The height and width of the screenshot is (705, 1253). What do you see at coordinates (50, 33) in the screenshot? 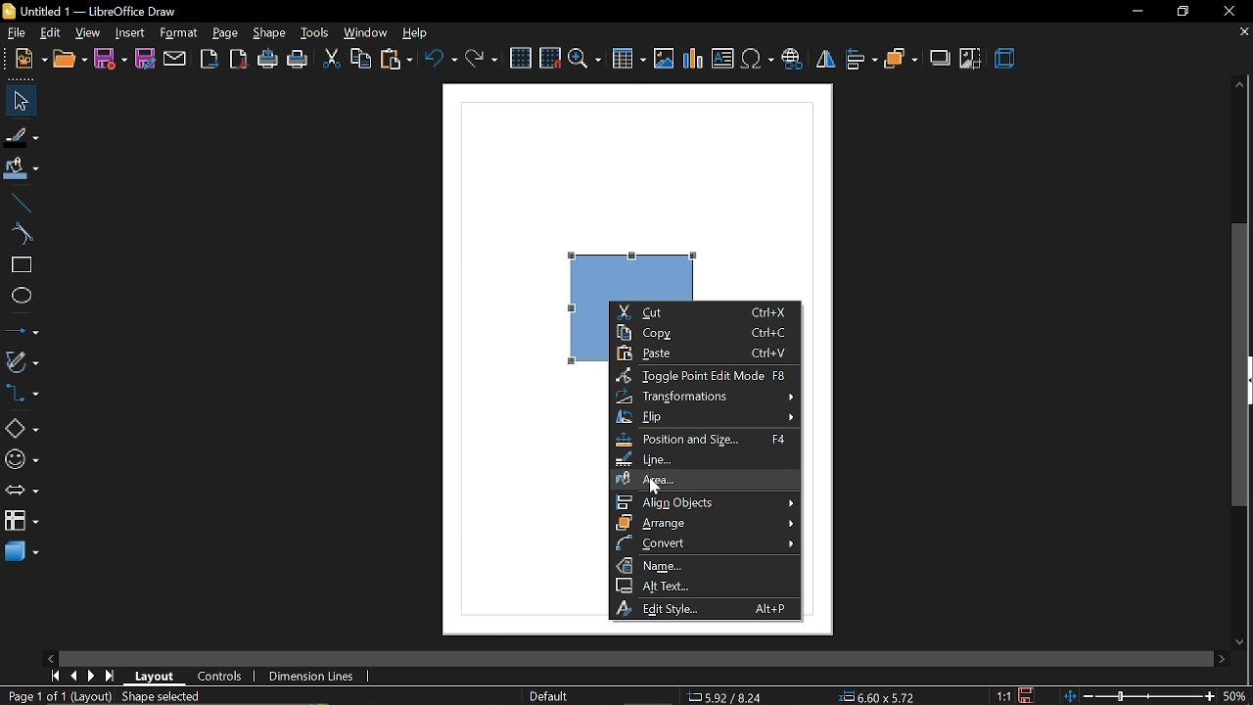
I see `edit` at bounding box center [50, 33].